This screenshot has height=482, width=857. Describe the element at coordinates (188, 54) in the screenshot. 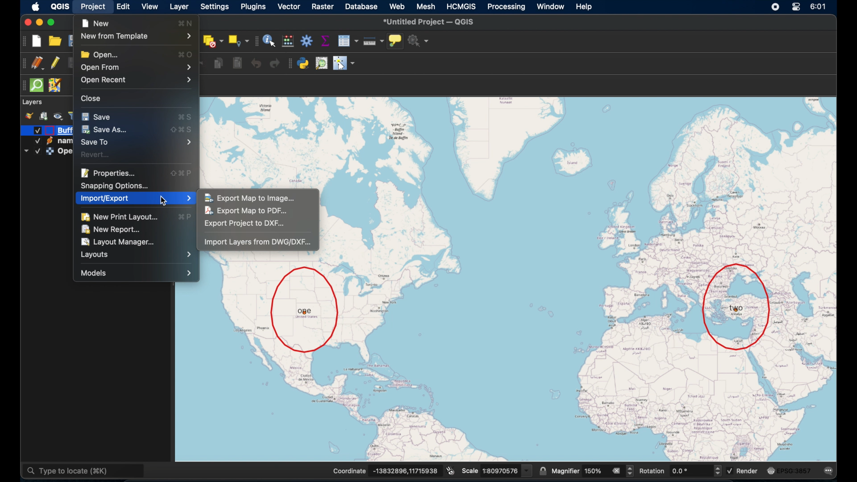

I see `comand O` at that location.